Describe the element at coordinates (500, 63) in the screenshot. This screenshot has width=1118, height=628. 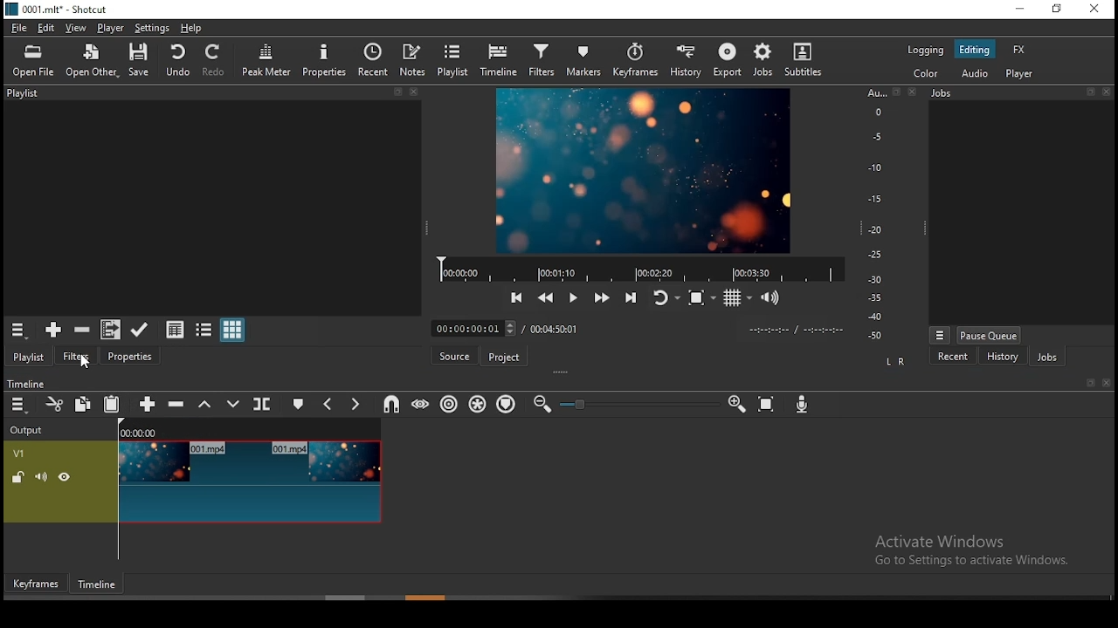
I see `timeline` at that location.